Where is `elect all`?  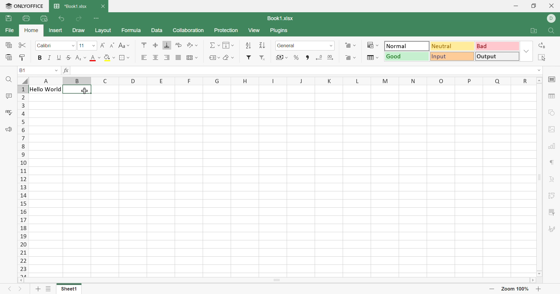 elect all is located at coordinates (544, 57).